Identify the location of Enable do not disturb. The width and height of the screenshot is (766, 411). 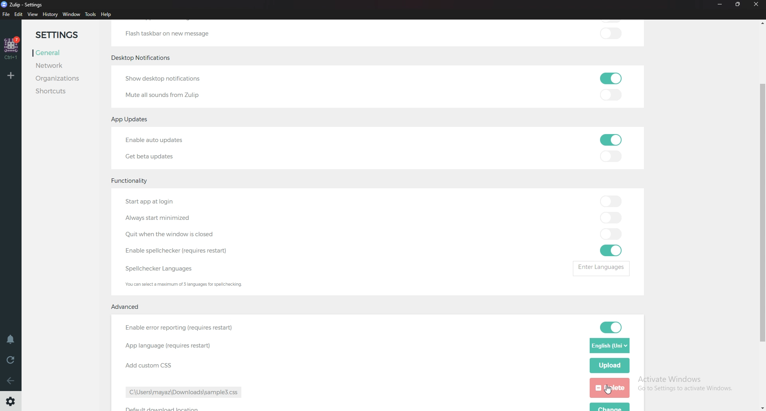
(13, 340).